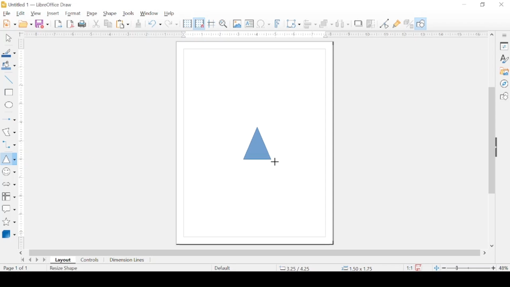 The image size is (510, 287). Describe the element at coordinates (501, 5) in the screenshot. I see `close` at that location.